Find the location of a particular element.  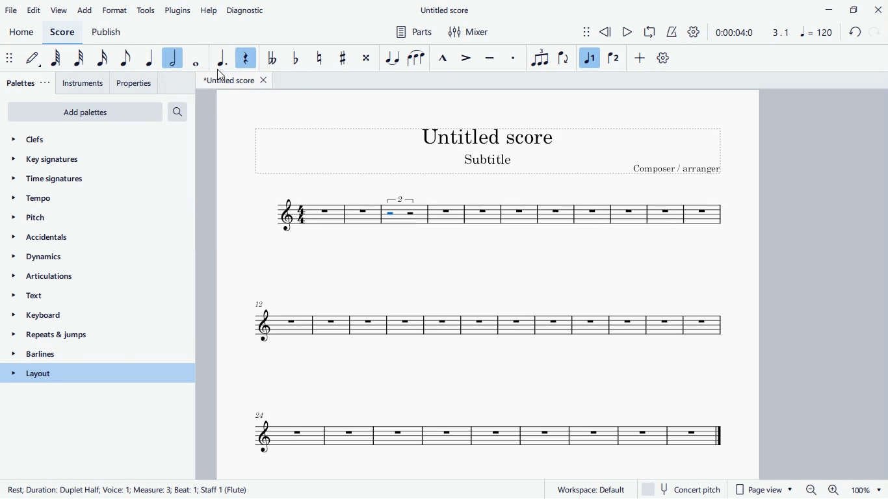

publish is located at coordinates (106, 31).